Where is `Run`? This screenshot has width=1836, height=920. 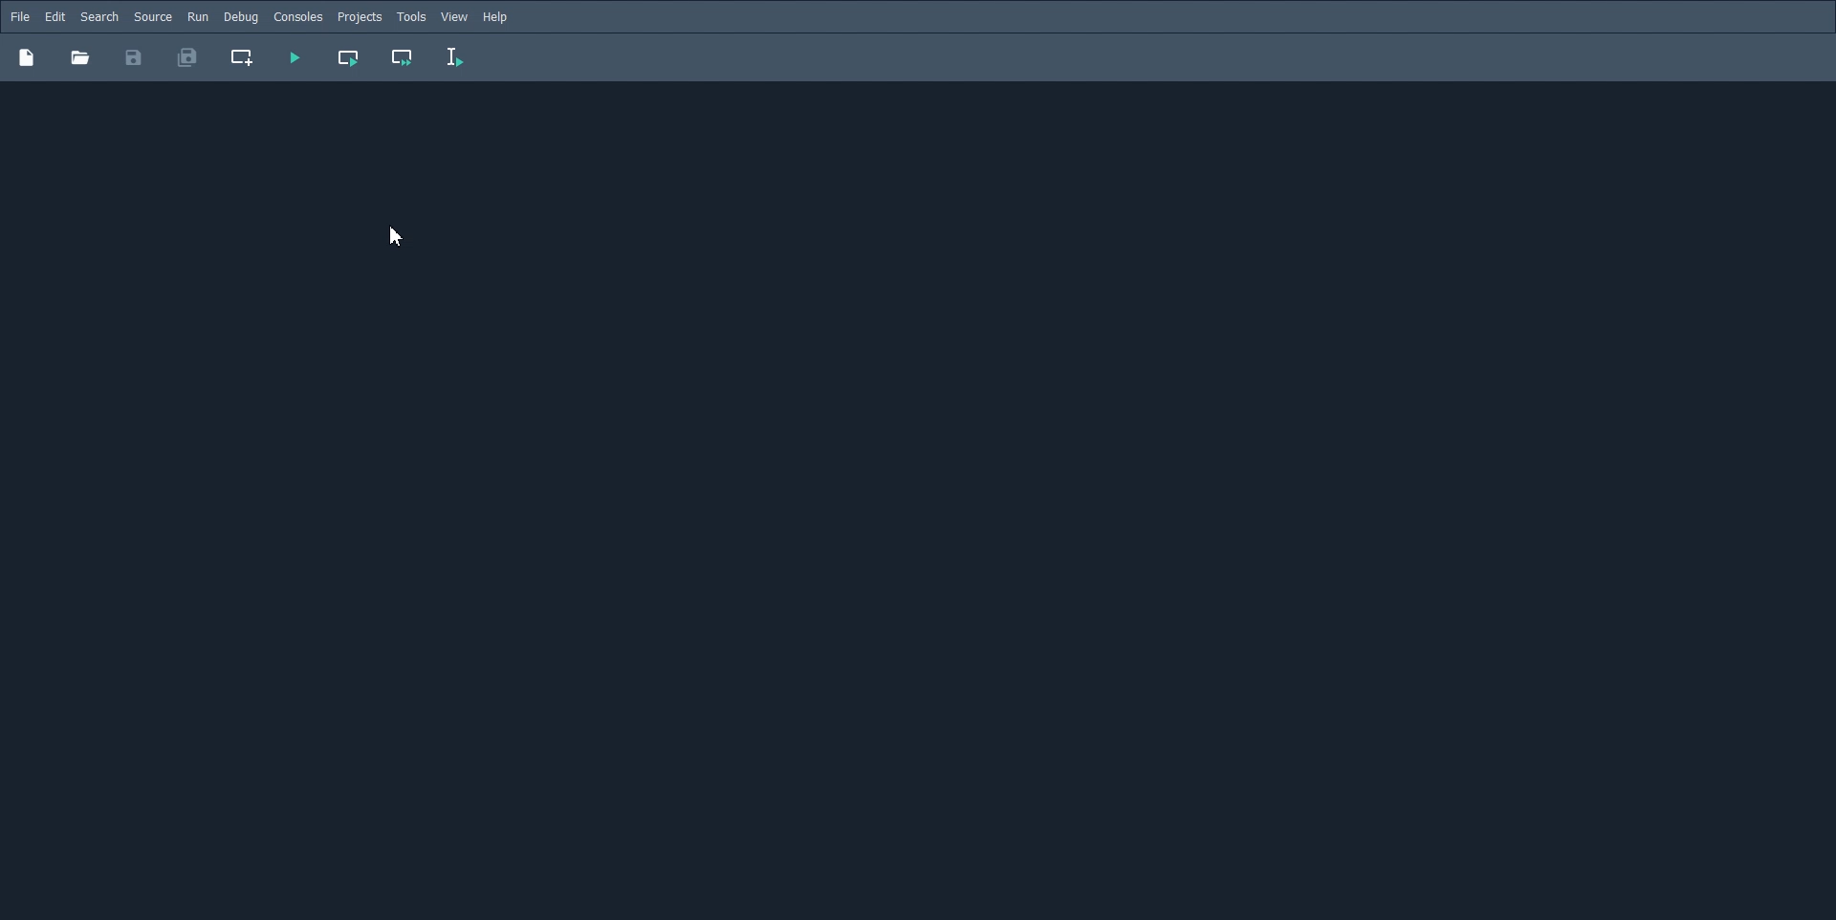
Run is located at coordinates (198, 16).